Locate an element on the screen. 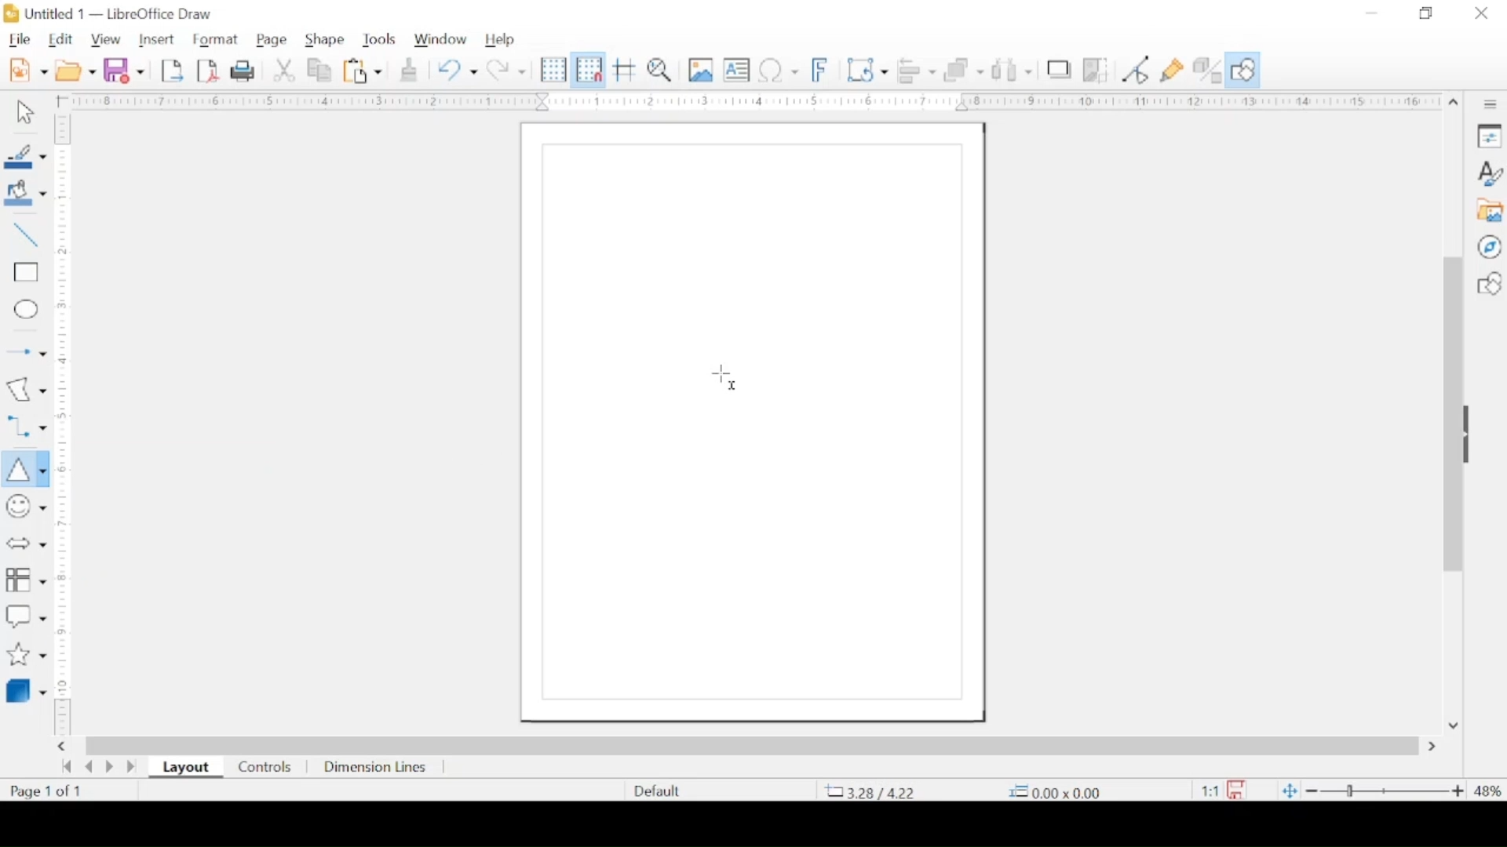  insert curves and polygons is located at coordinates (26, 389).